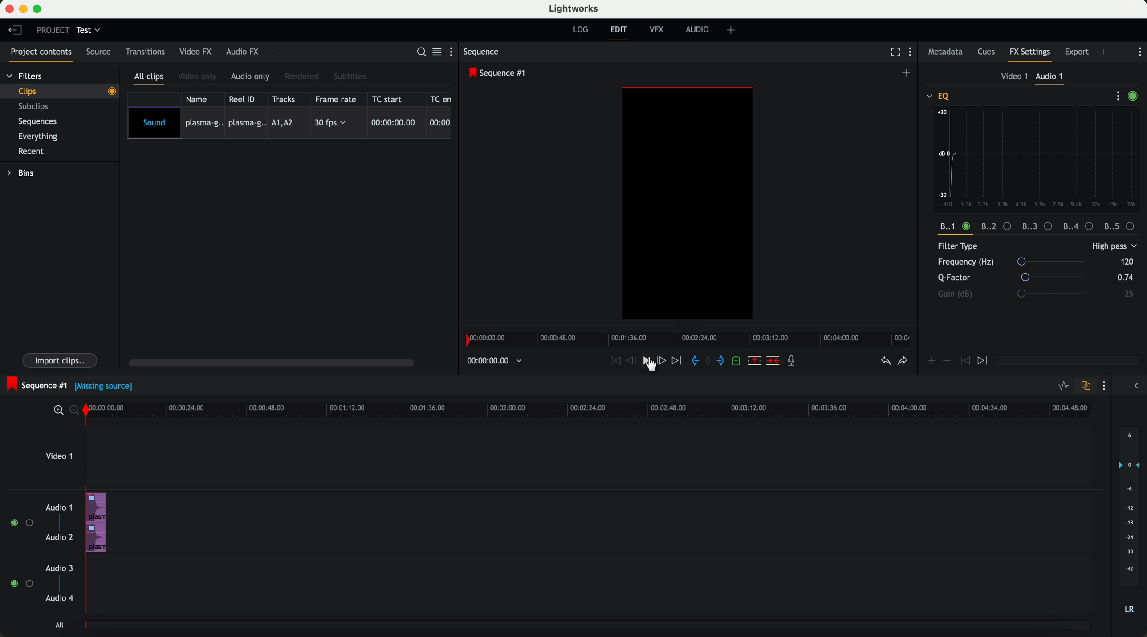  Describe the element at coordinates (58, 411) in the screenshot. I see `zoom in` at that location.